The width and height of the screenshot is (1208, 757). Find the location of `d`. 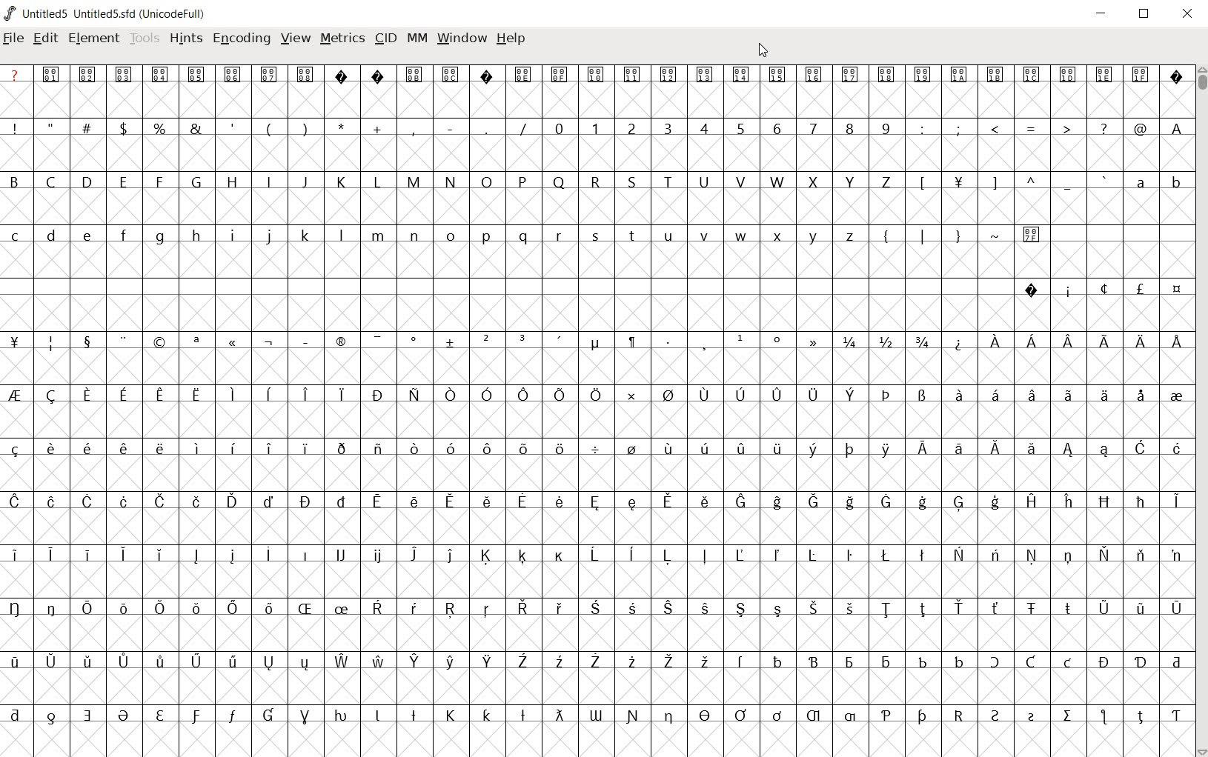

d is located at coordinates (52, 237).